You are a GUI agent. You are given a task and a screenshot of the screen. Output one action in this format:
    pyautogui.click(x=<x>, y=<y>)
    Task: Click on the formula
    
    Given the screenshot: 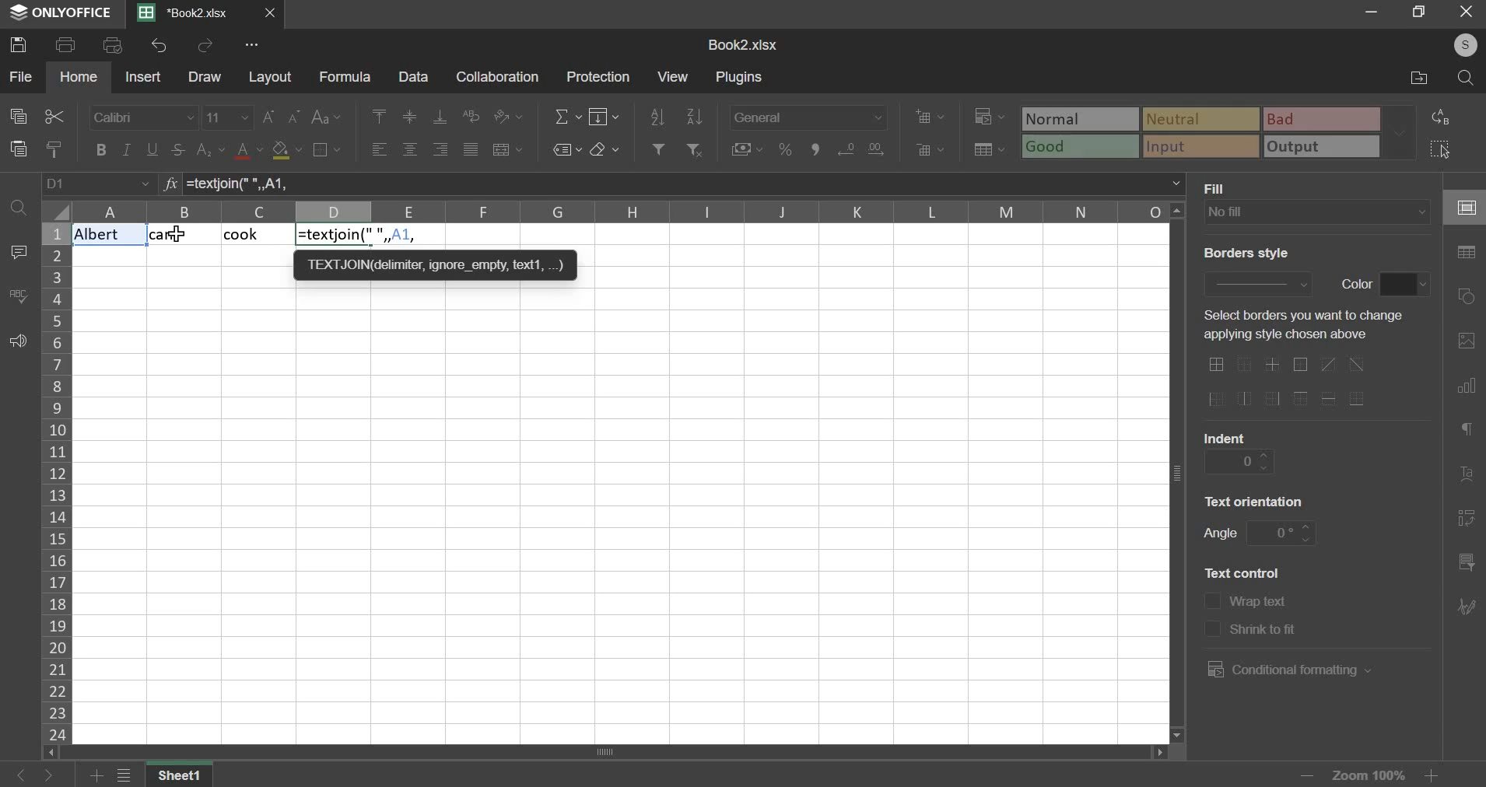 What is the action you would take?
    pyautogui.click(x=359, y=236)
    